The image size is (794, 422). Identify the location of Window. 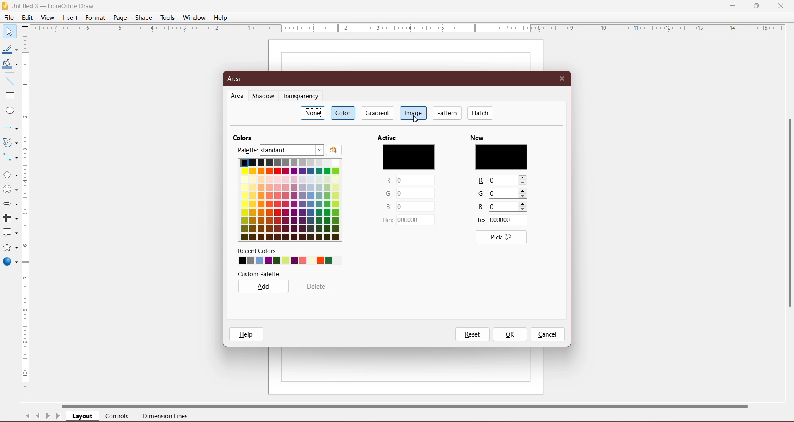
(194, 18).